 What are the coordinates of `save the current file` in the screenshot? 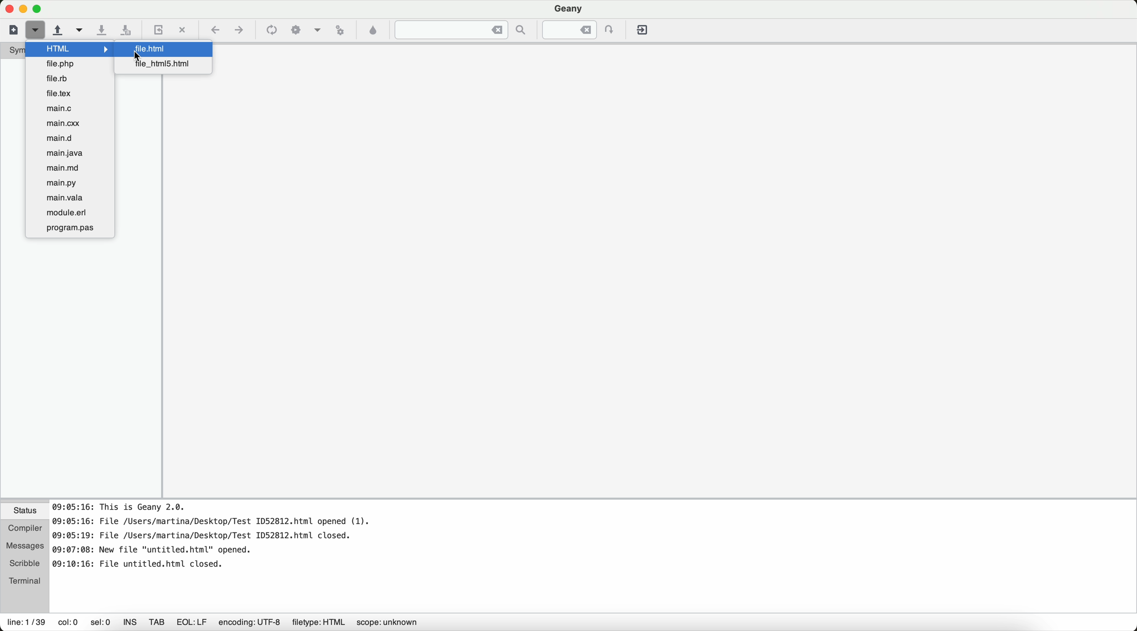 It's located at (102, 30).